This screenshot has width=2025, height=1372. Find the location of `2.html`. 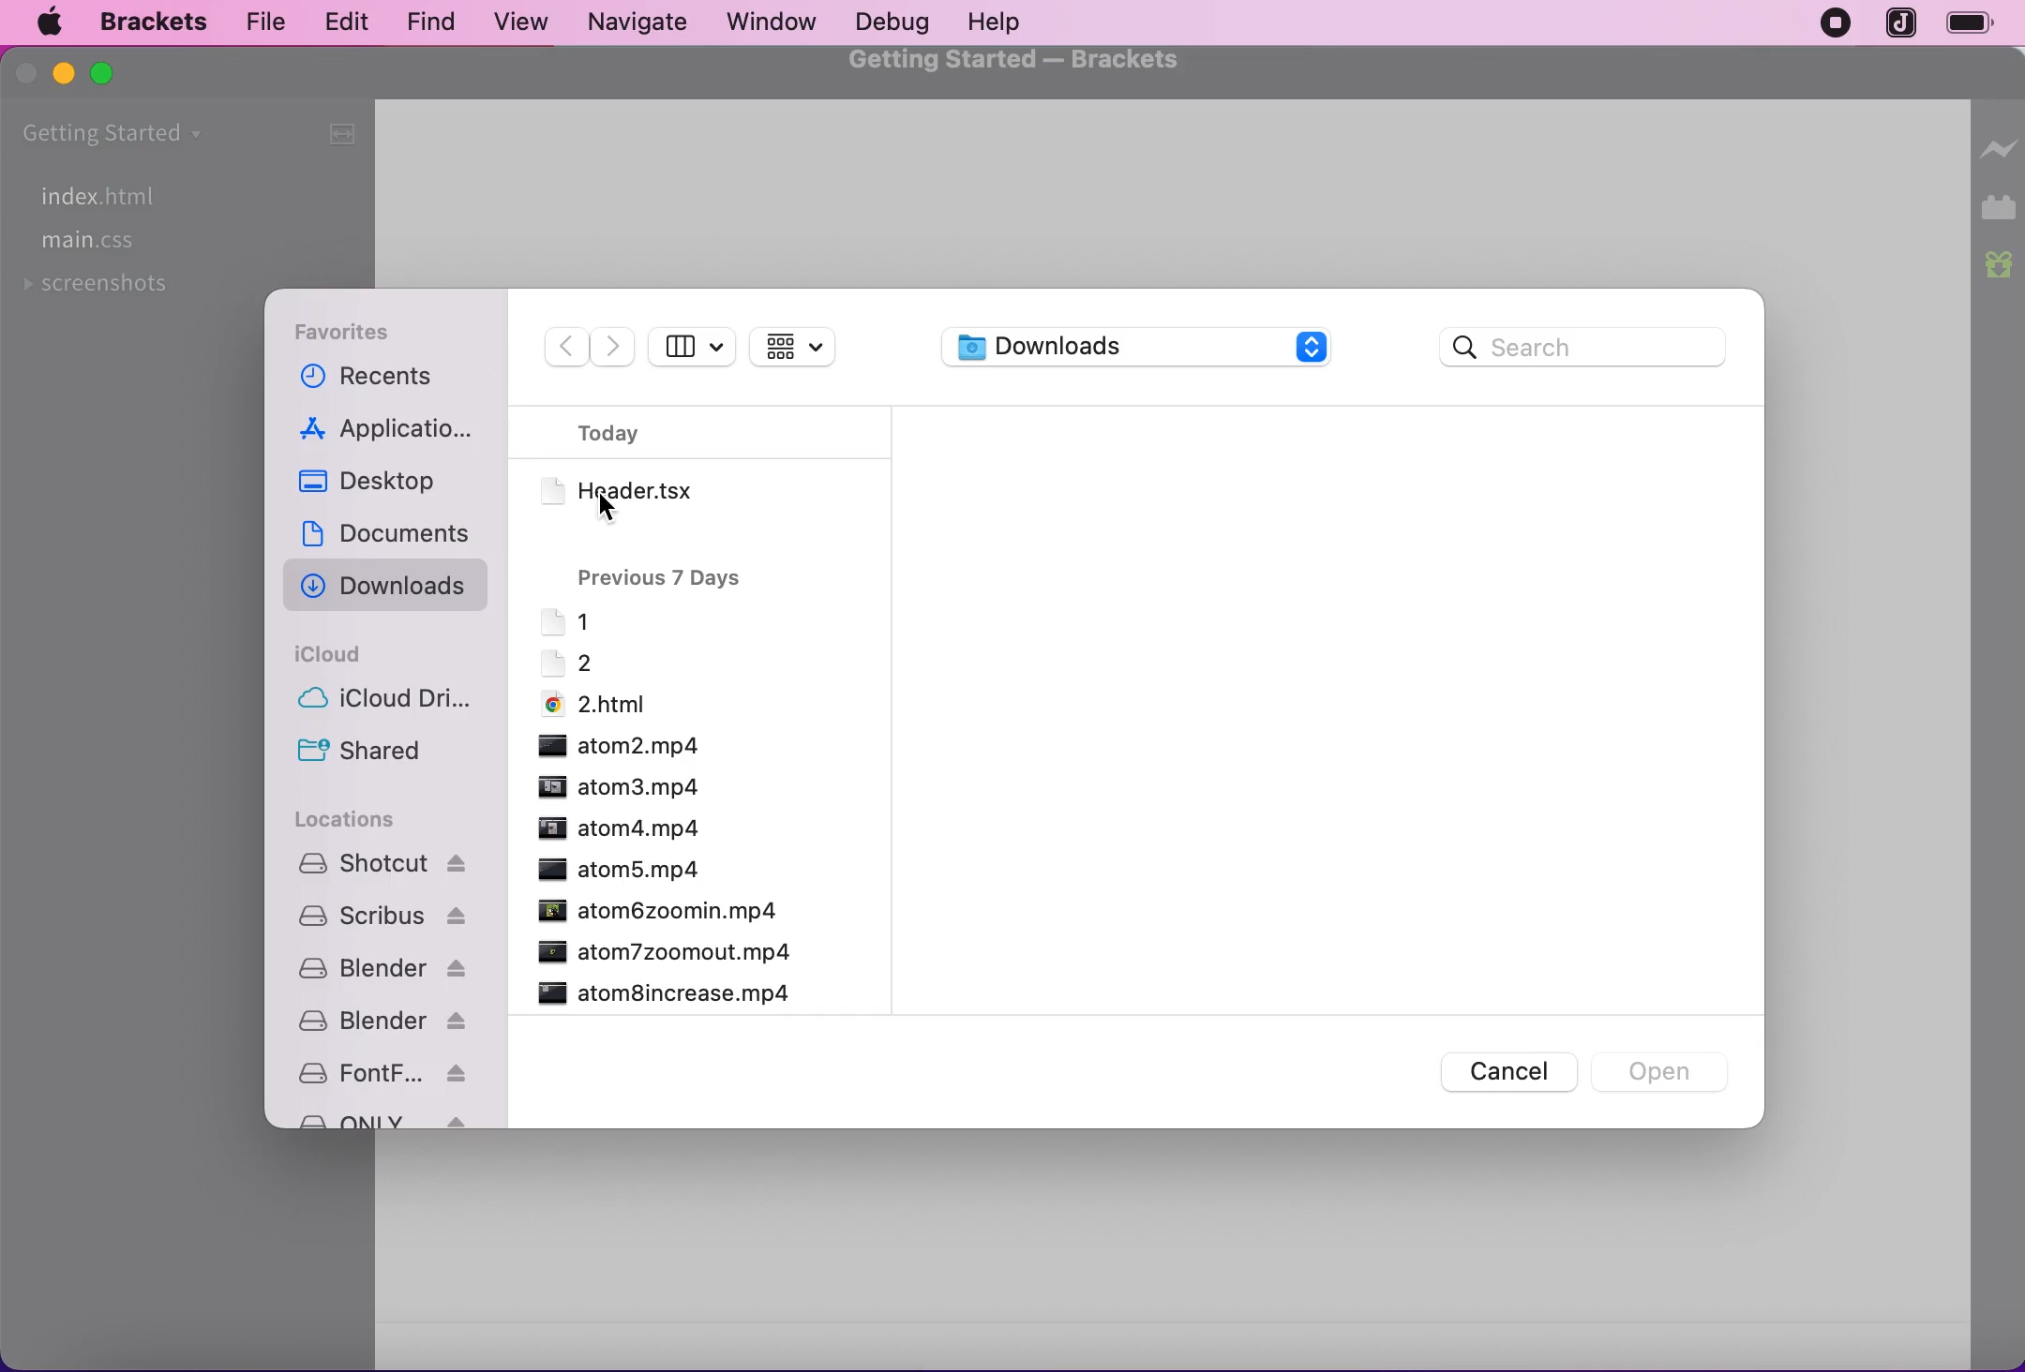

2.html is located at coordinates (594, 702).